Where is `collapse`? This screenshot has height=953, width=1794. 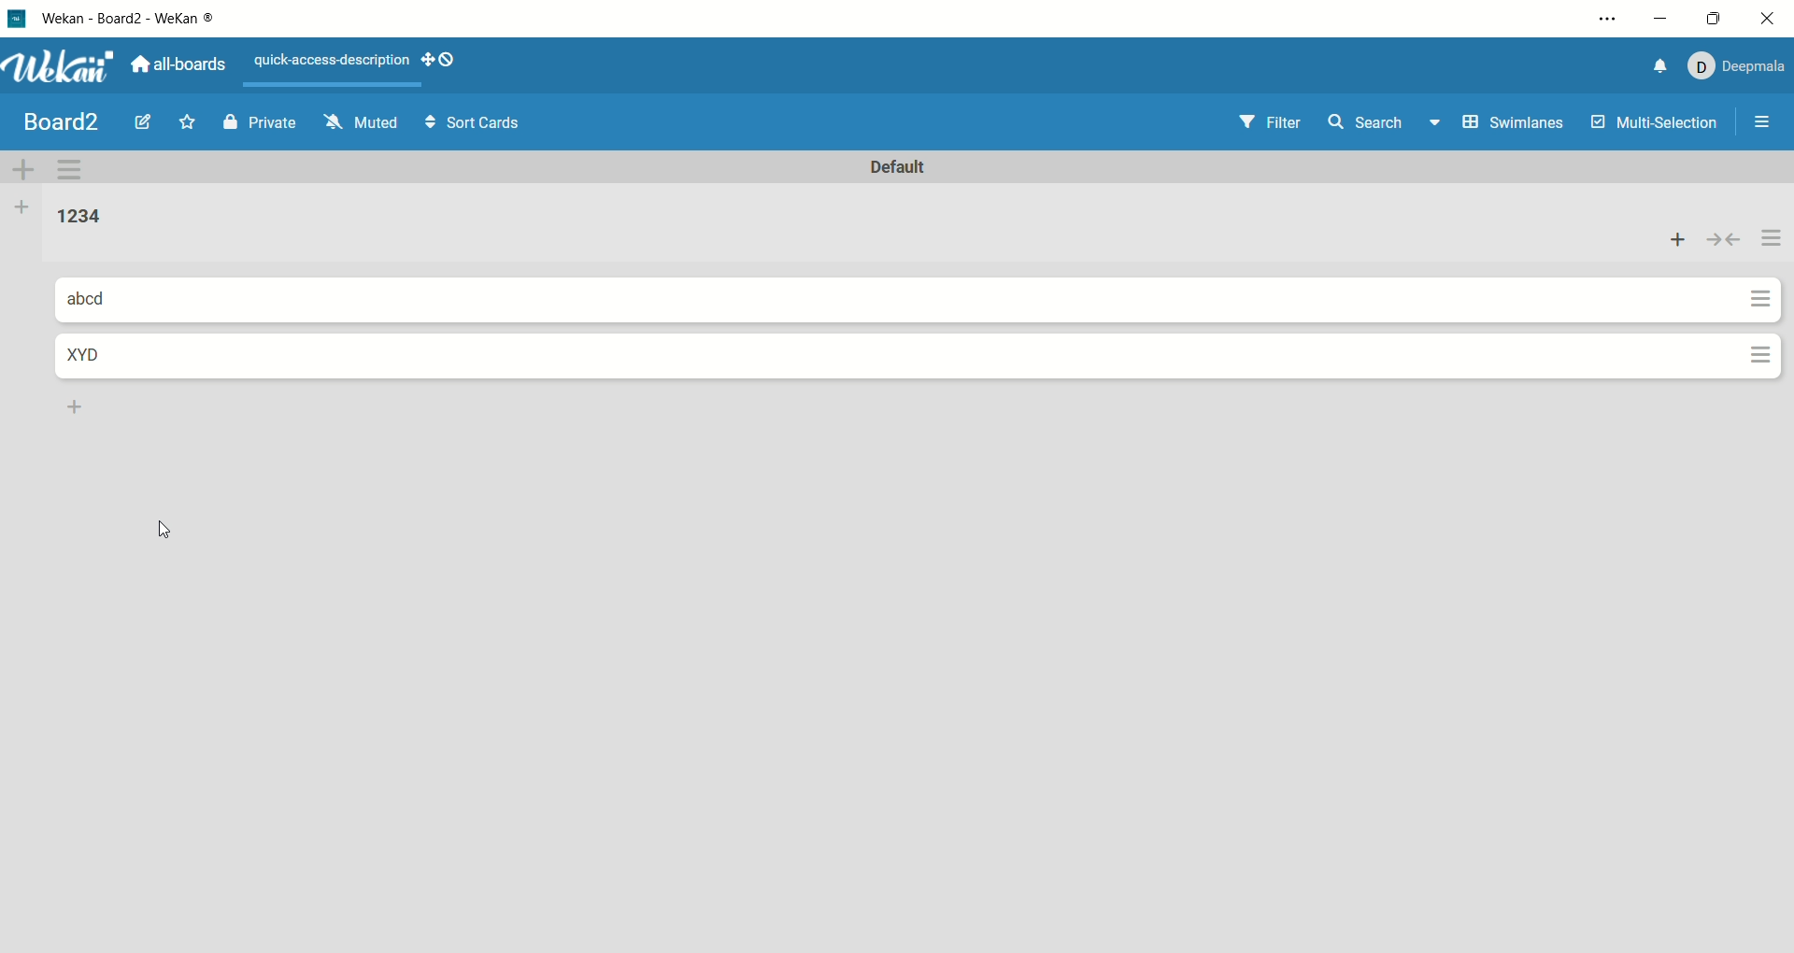 collapse is located at coordinates (1728, 239).